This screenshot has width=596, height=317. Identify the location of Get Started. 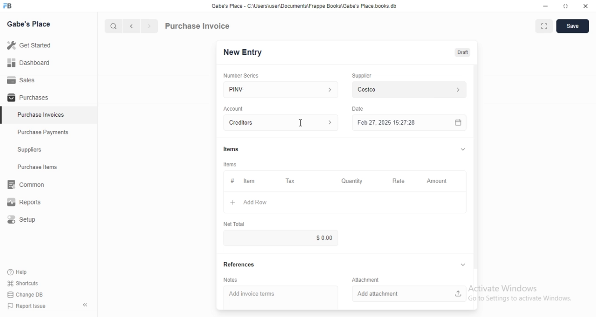
(48, 45).